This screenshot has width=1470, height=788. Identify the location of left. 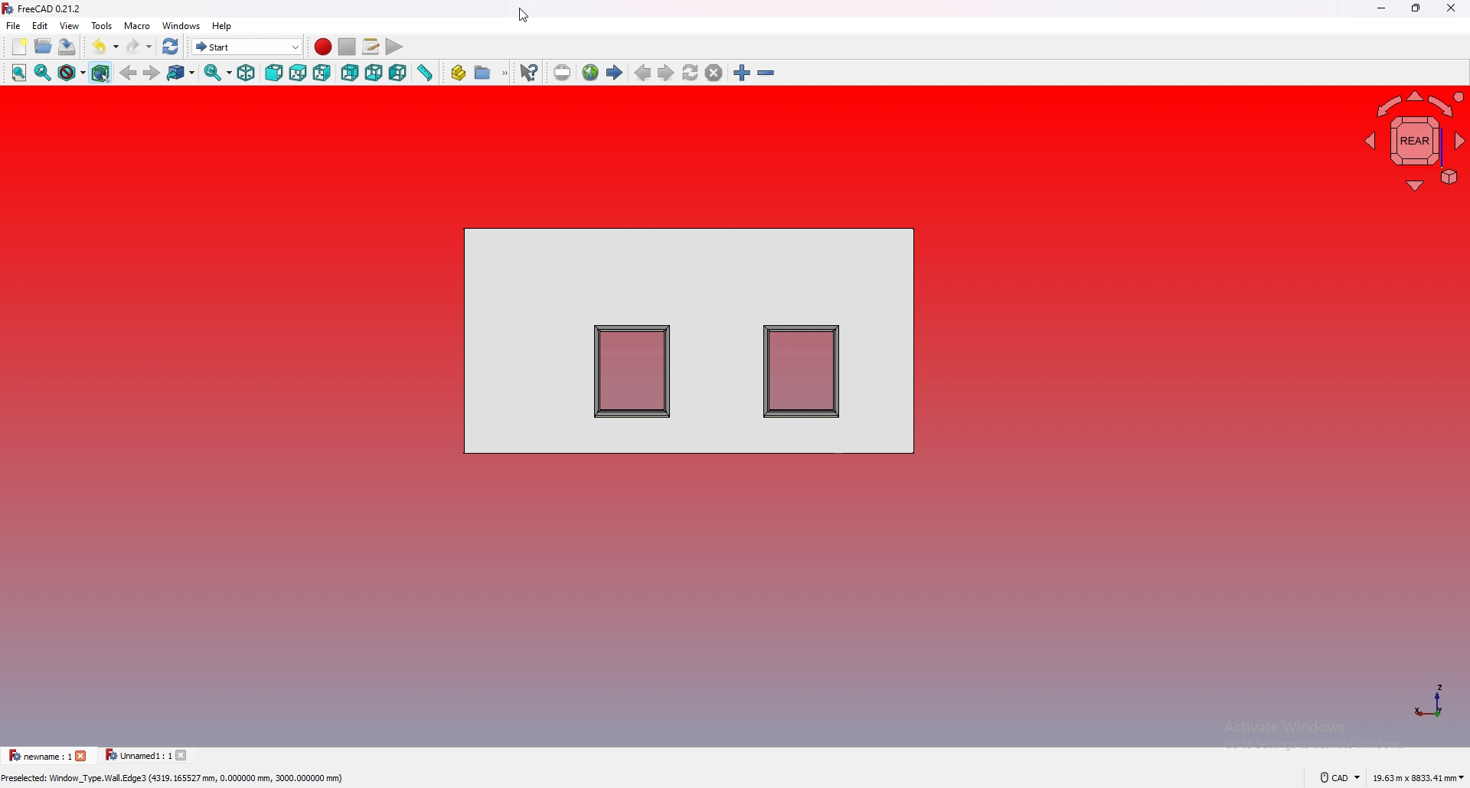
(398, 73).